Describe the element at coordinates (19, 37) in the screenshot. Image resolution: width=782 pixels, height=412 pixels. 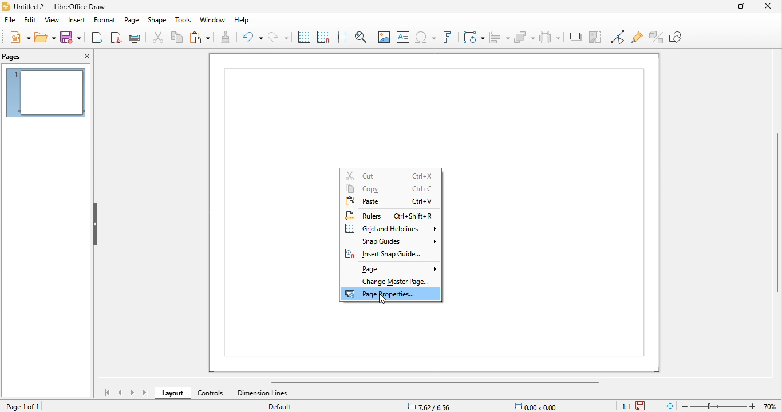
I see `new` at that location.